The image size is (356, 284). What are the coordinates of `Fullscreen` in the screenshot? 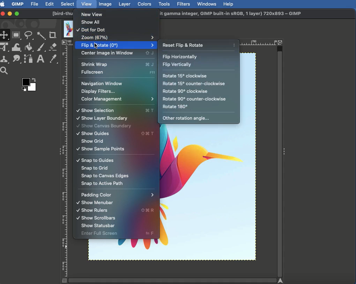 It's located at (108, 73).